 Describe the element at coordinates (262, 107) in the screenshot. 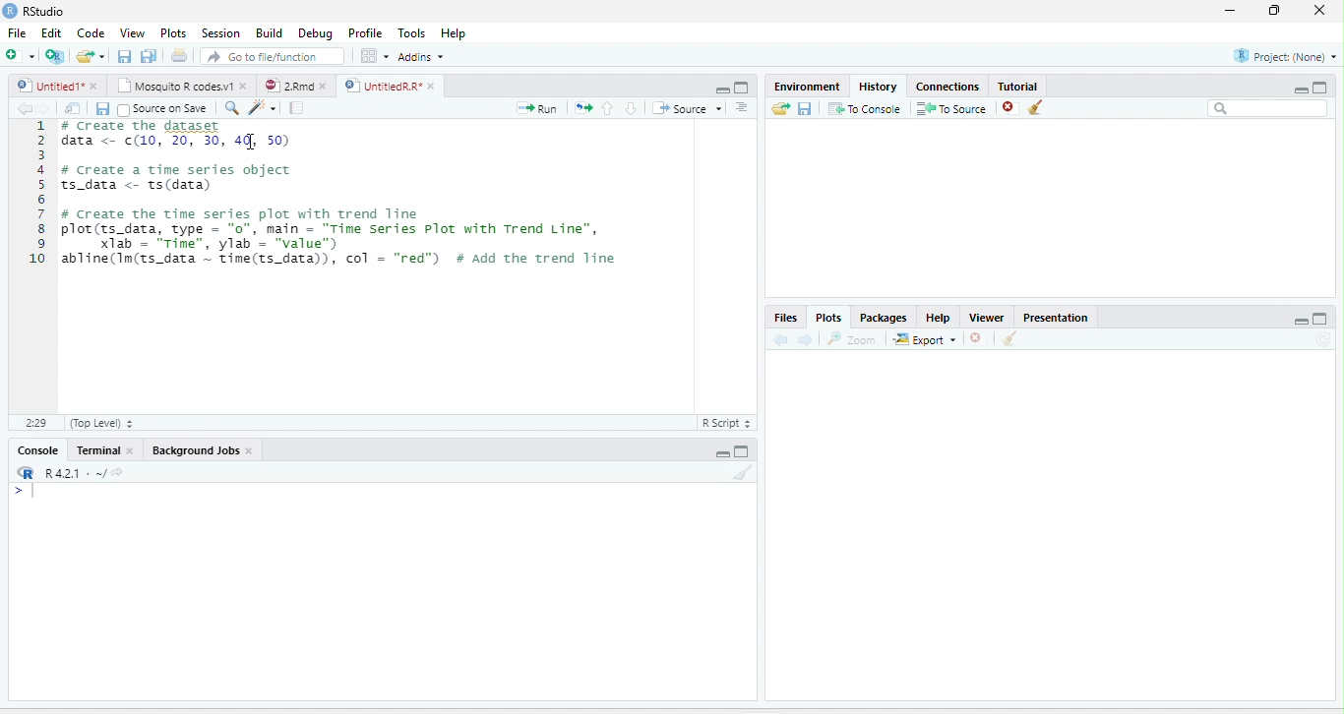

I see `Code tools` at that location.